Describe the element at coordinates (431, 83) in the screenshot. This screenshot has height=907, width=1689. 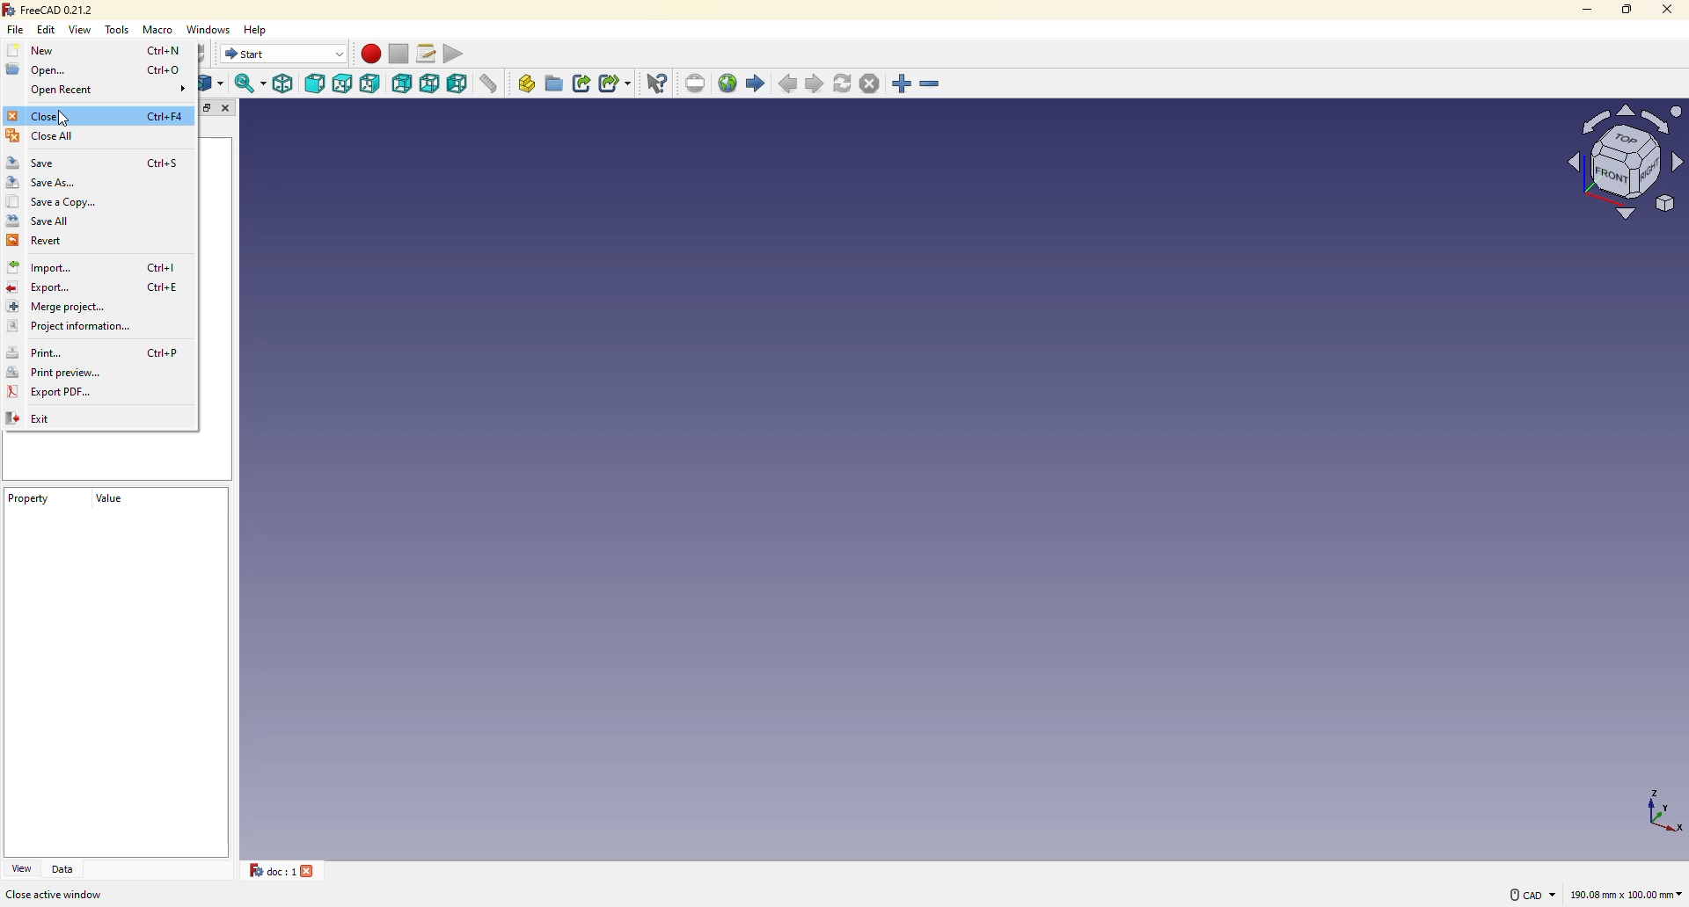
I see `bottom` at that location.